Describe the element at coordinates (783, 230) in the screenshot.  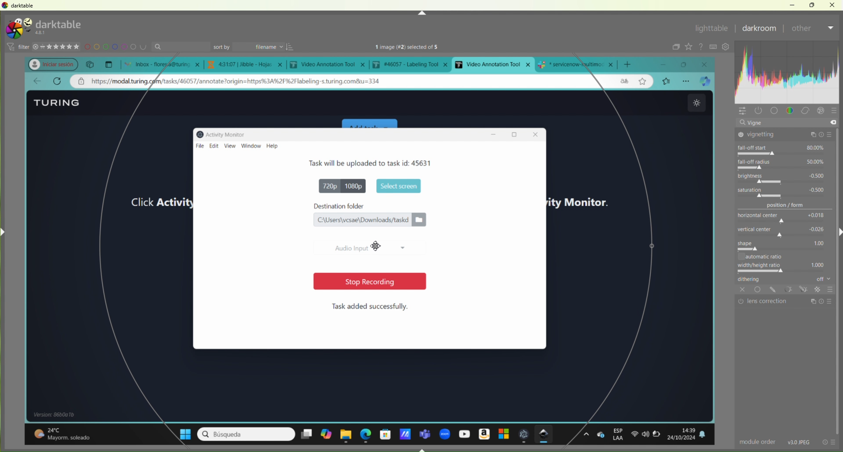
I see `vertical center` at that location.